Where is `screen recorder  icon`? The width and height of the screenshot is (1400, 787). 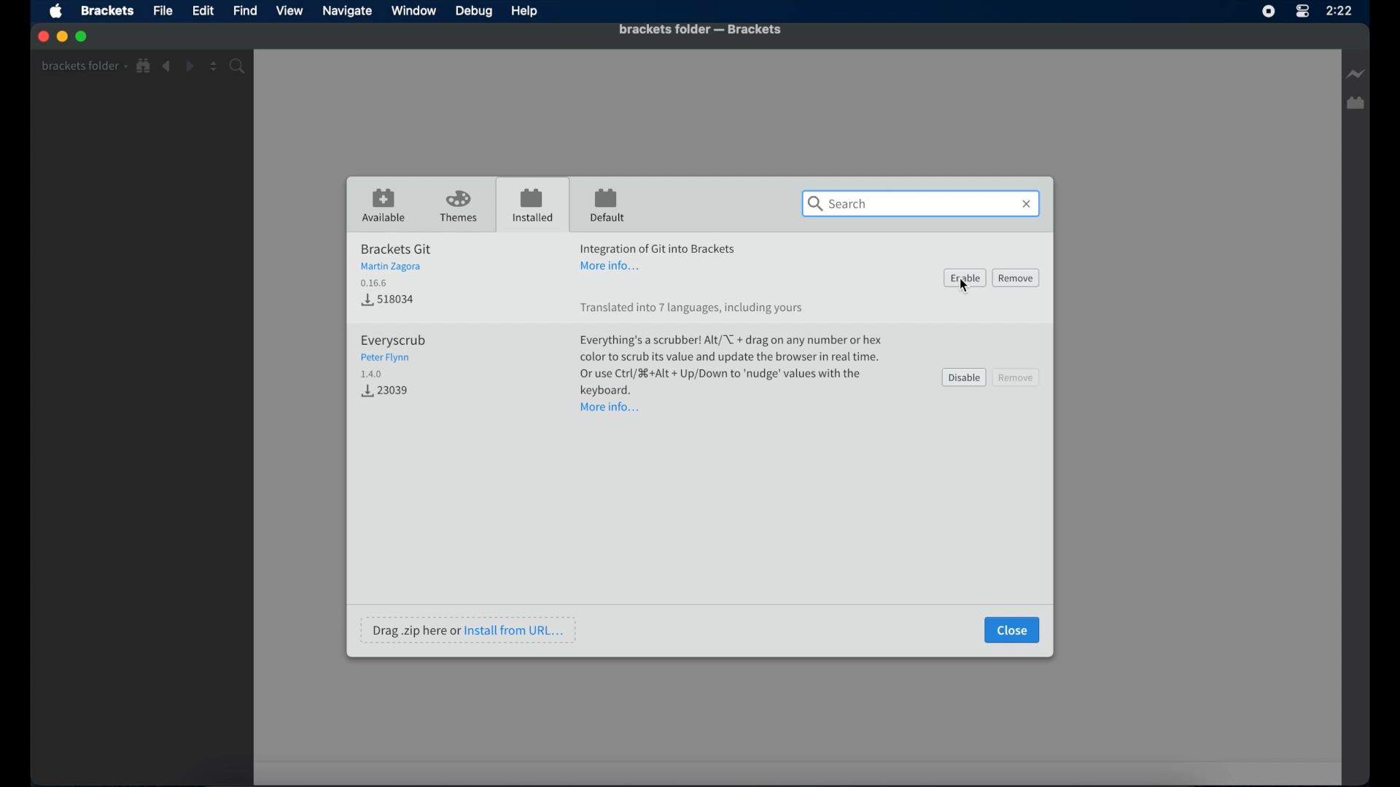 screen recorder  icon is located at coordinates (1269, 12).